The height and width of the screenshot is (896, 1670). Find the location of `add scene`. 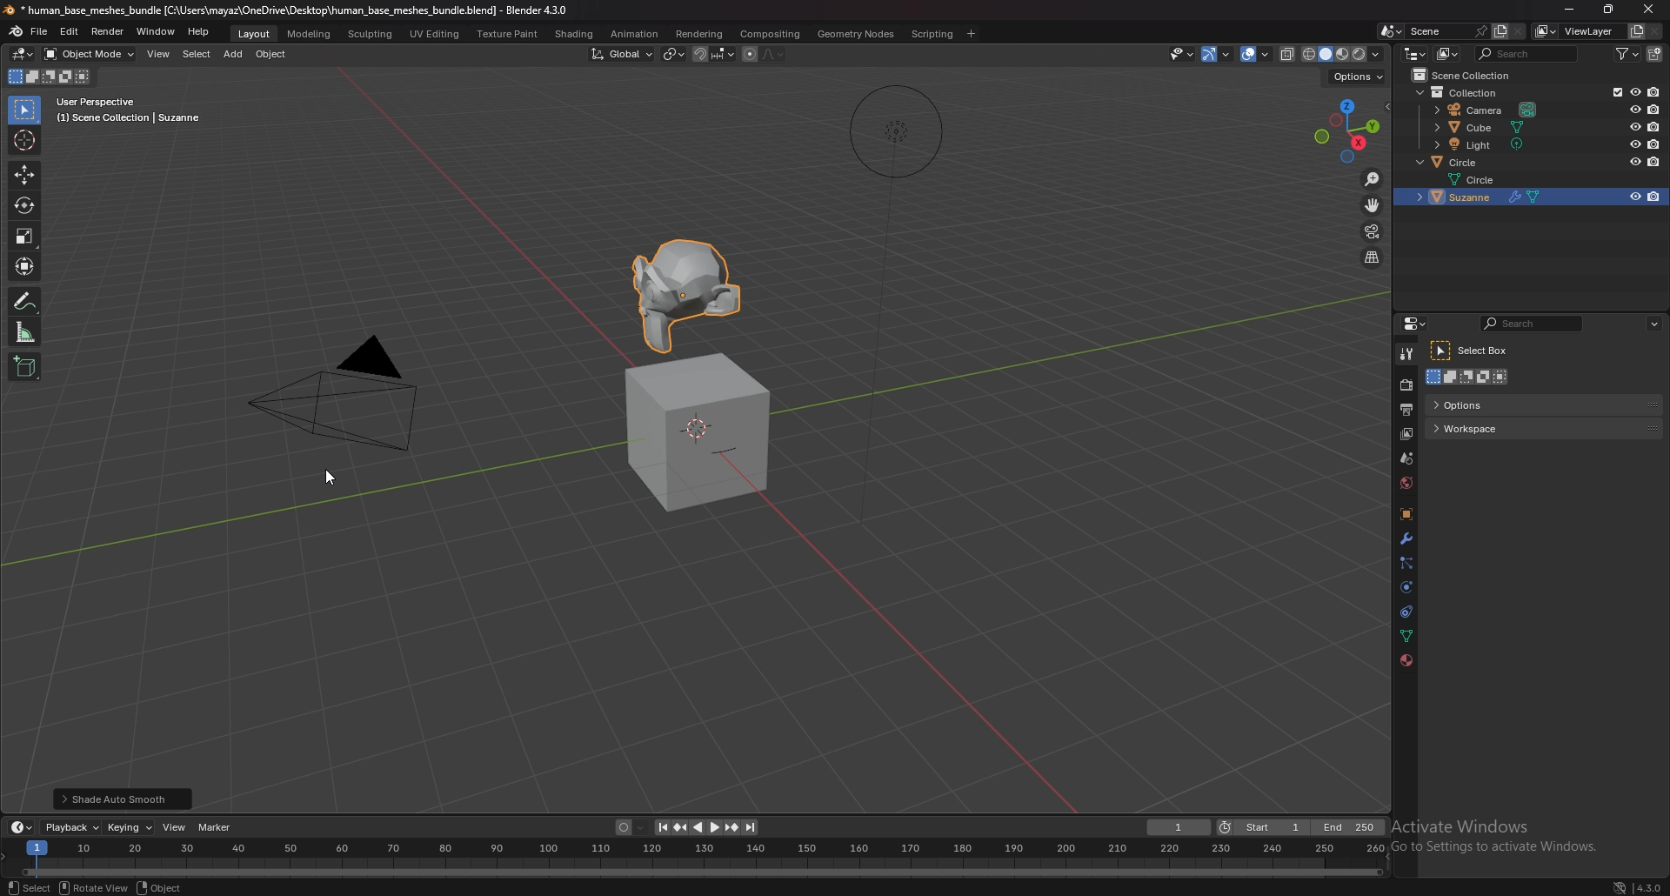

add scene is located at coordinates (1497, 31).